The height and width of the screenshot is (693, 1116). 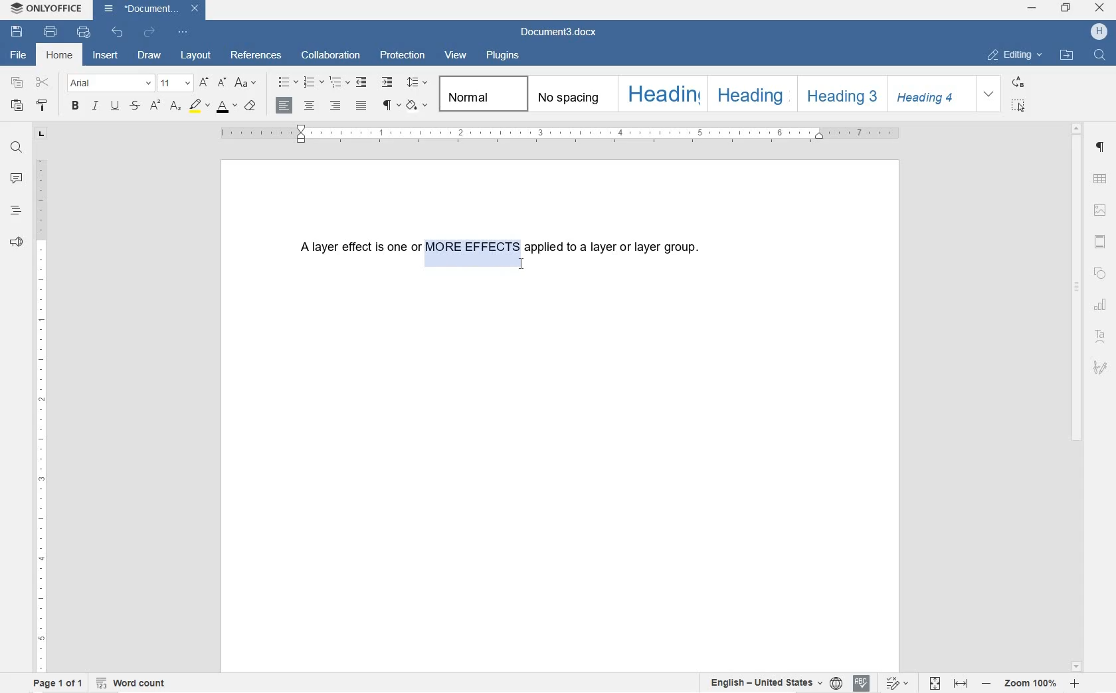 I want to click on SPELL CHECKING, so click(x=862, y=682).